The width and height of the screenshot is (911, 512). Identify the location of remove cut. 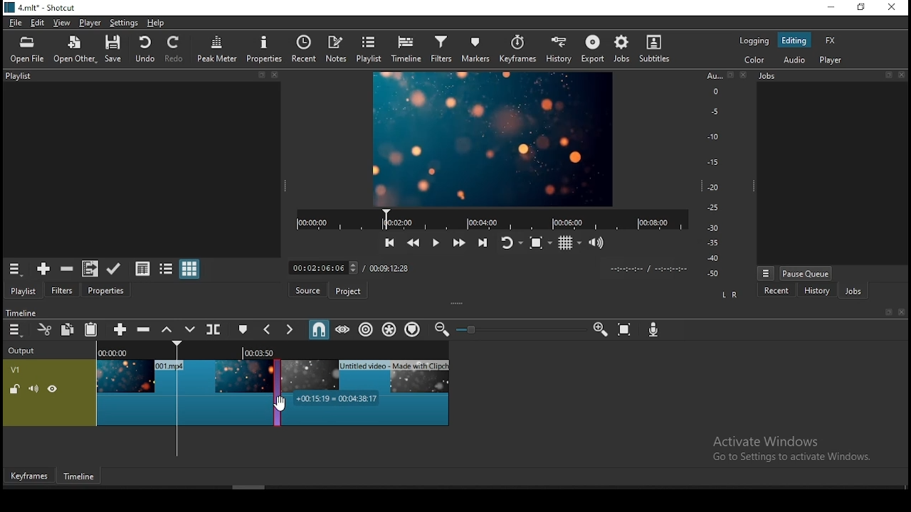
(67, 269).